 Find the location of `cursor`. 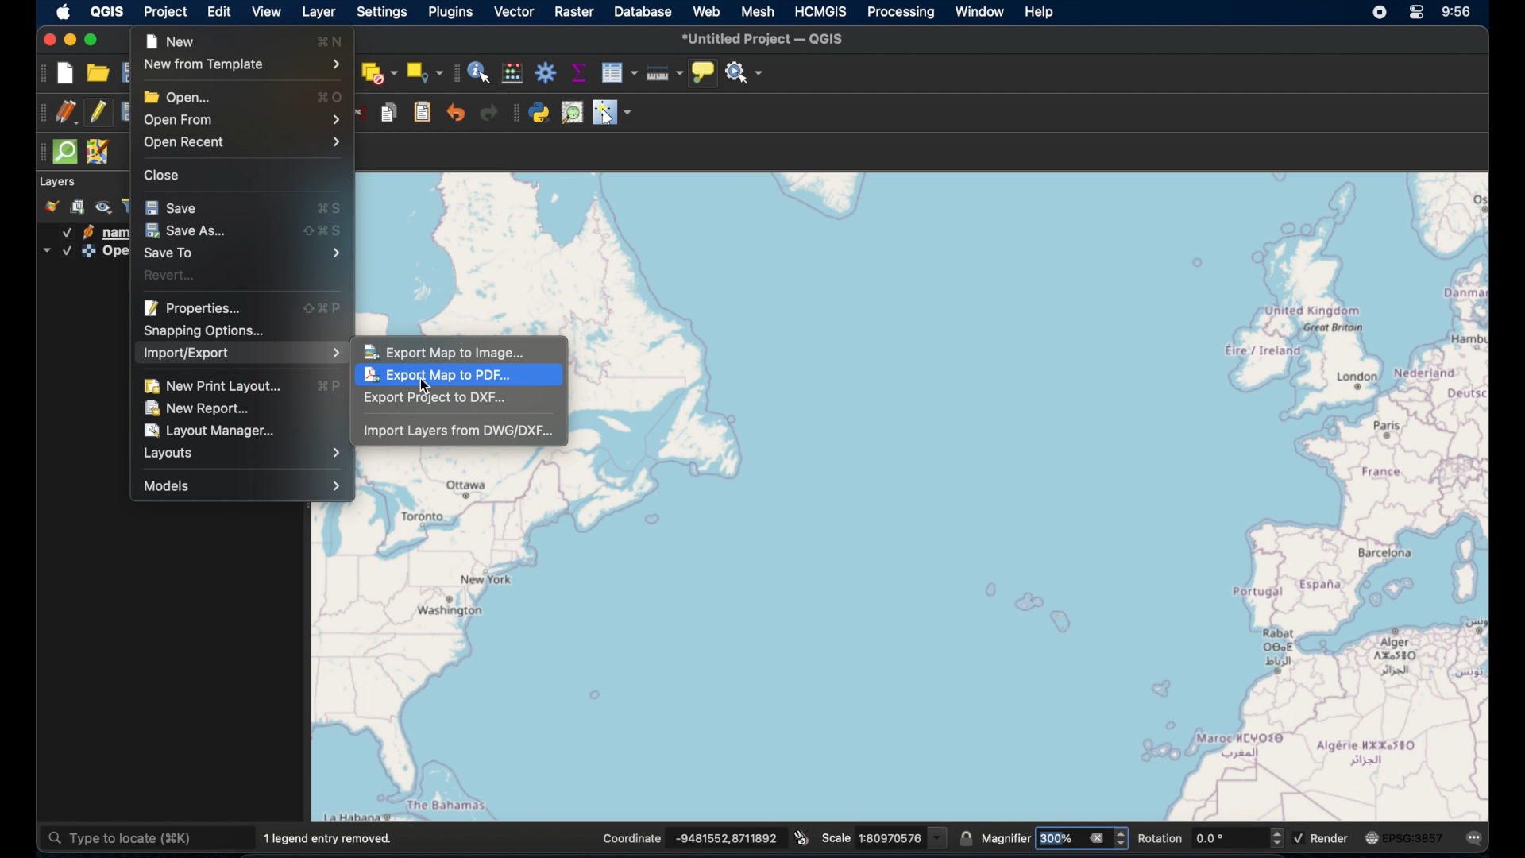

cursor is located at coordinates (428, 388).